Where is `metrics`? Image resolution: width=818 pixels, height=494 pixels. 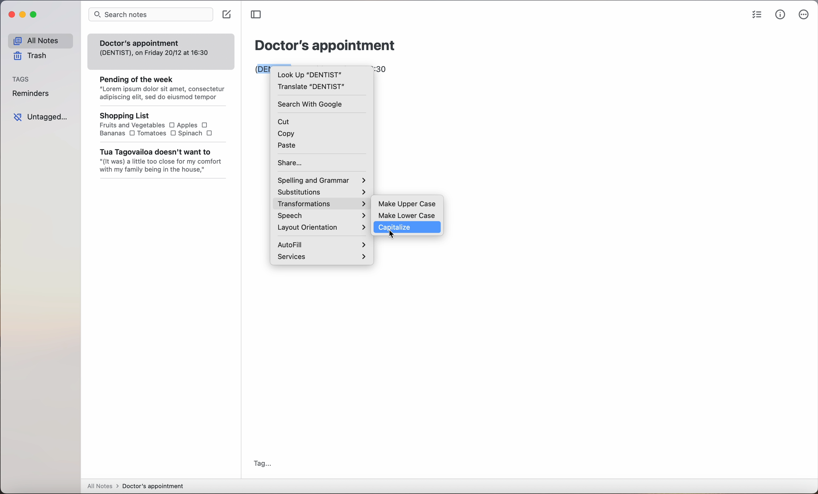
metrics is located at coordinates (780, 15).